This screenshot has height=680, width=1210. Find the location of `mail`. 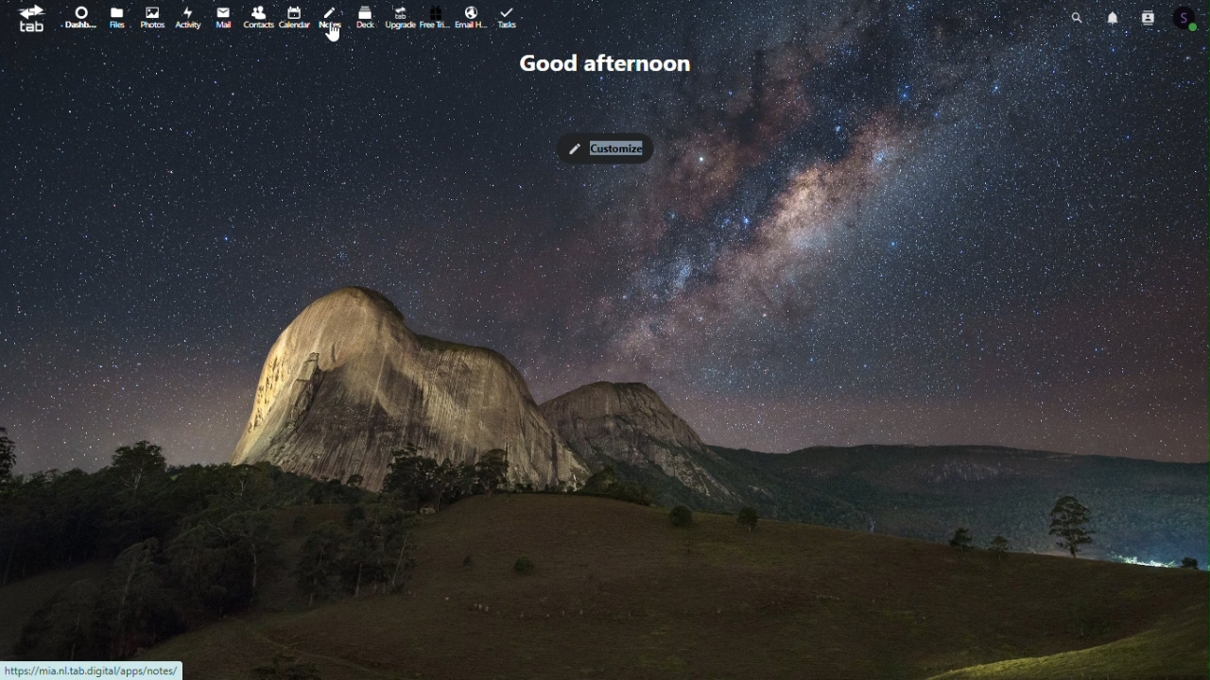

mail is located at coordinates (223, 14).